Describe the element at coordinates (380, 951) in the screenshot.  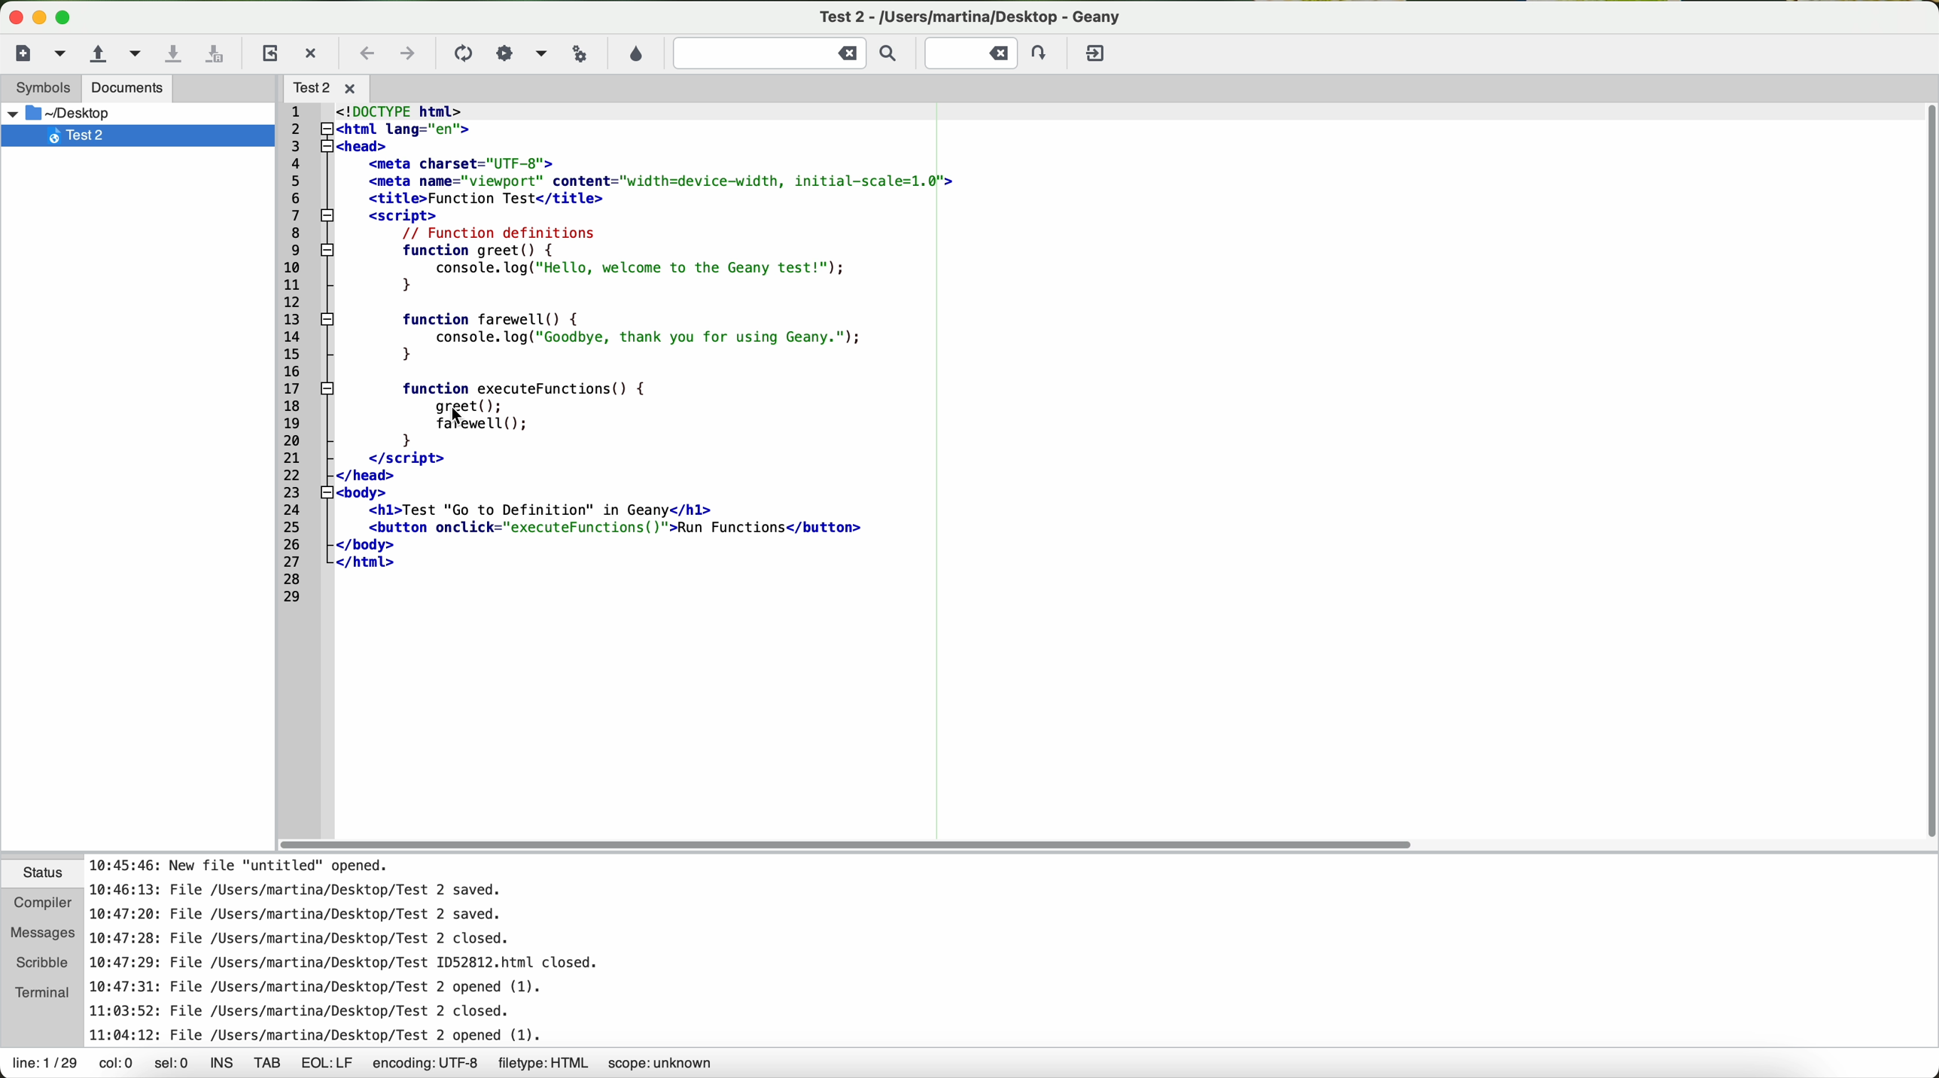
I see `notes` at that location.